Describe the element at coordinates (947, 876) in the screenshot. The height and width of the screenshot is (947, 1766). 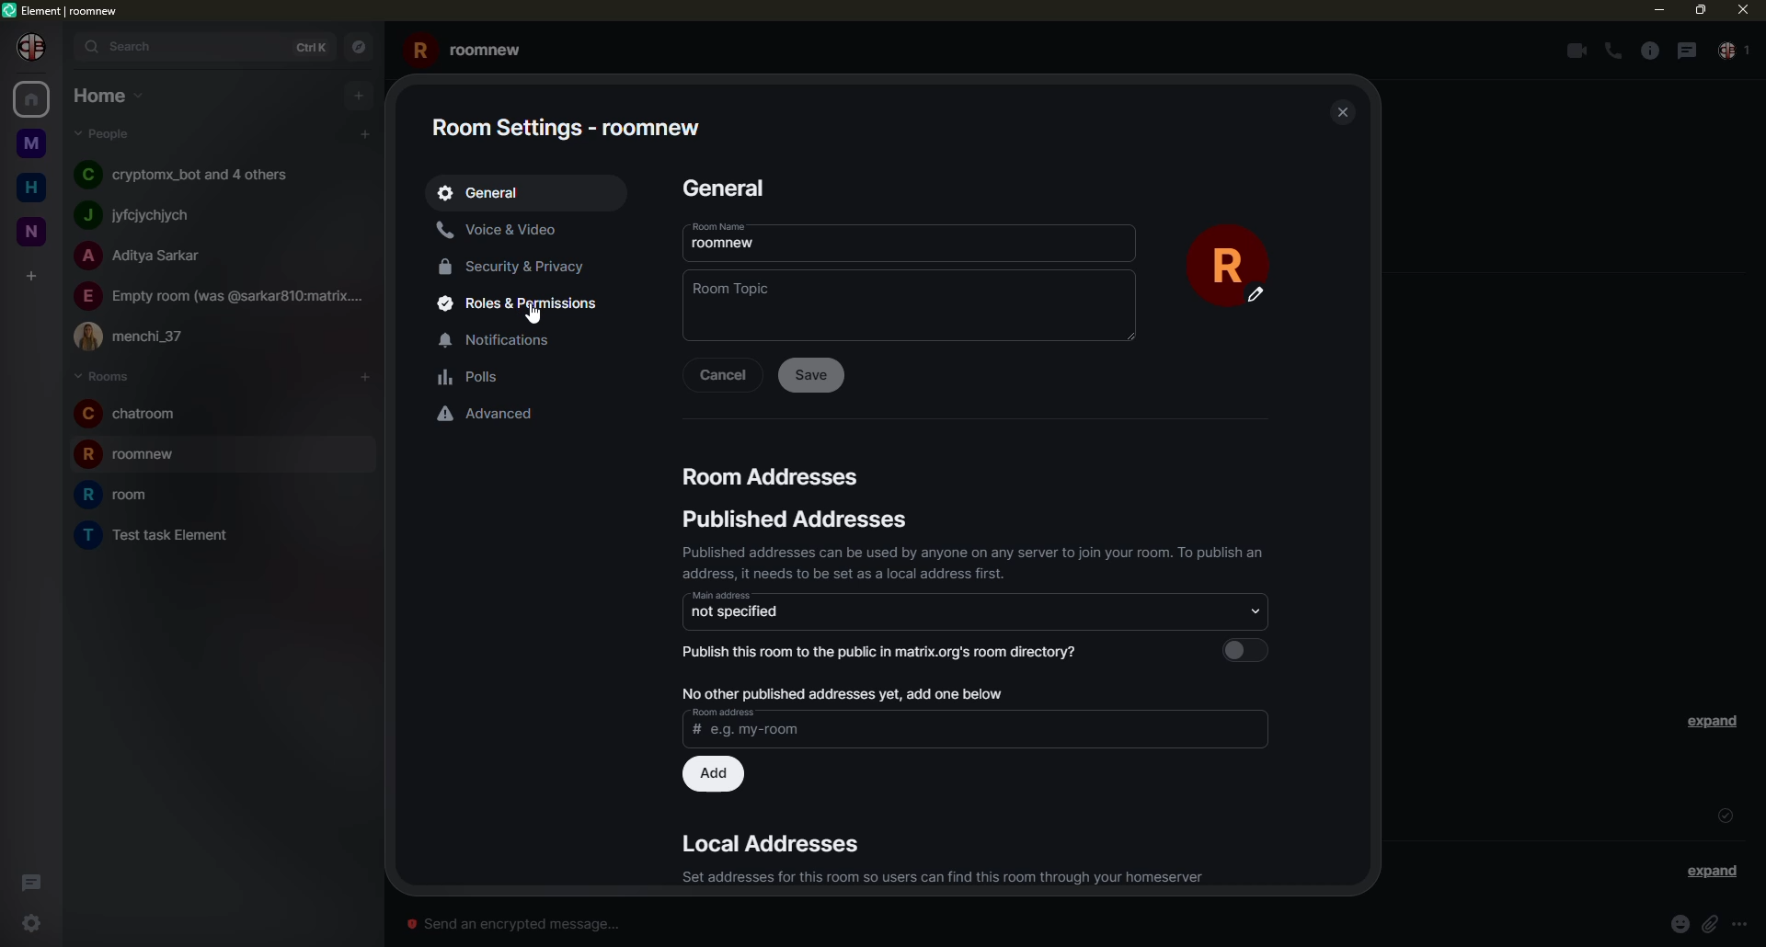
I see `set address for this room` at that location.